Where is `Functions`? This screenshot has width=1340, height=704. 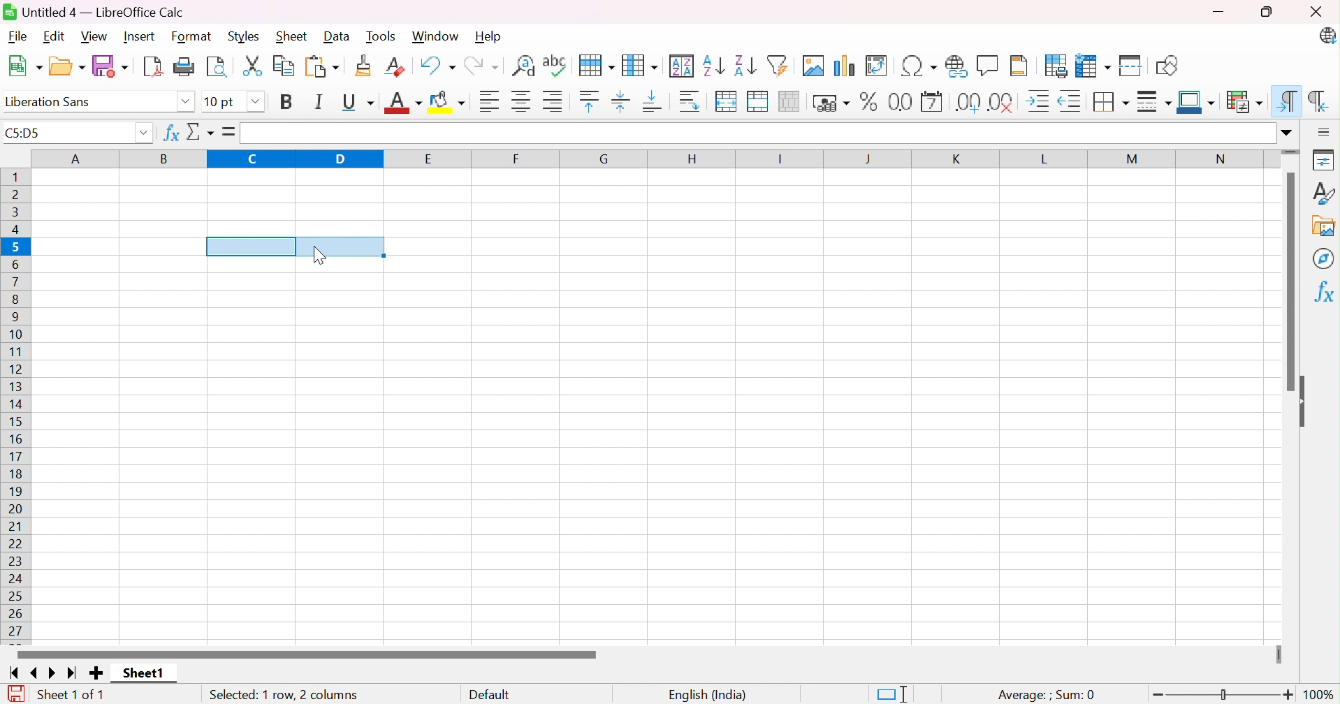 Functions is located at coordinates (1322, 292).